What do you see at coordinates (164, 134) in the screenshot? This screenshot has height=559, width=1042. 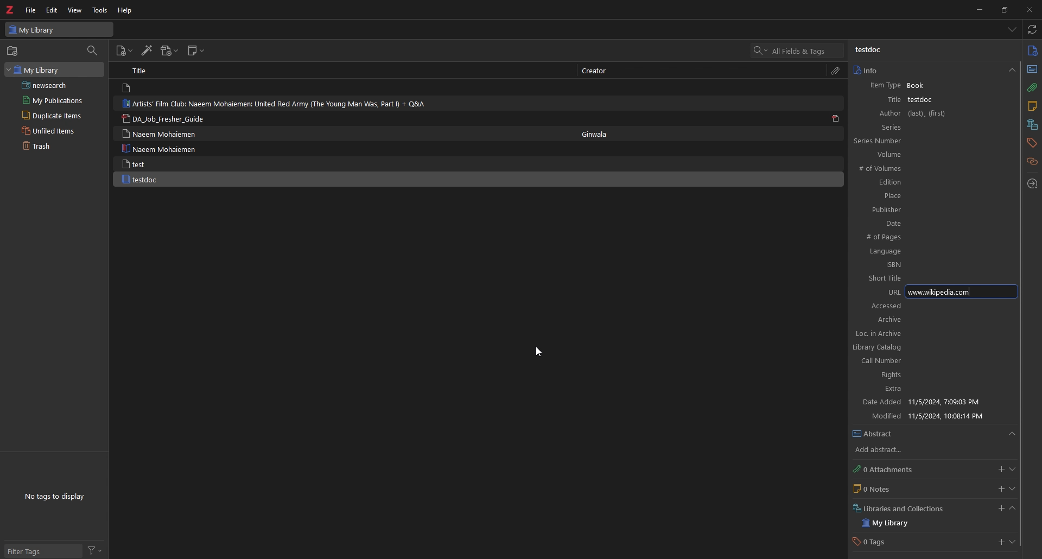 I see `Naeem Mohaiemen` at bounding box center [164, 134].